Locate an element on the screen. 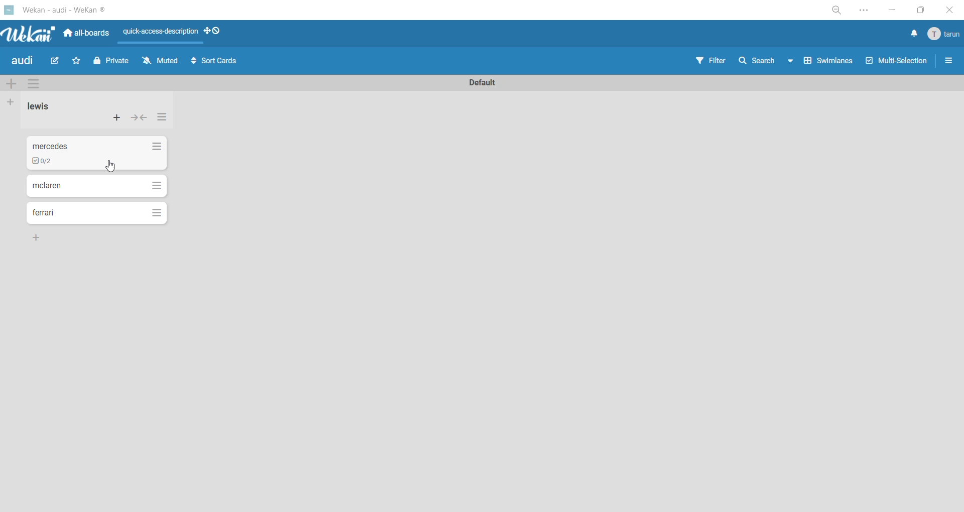  cursor is located at coordinates (111, 167).